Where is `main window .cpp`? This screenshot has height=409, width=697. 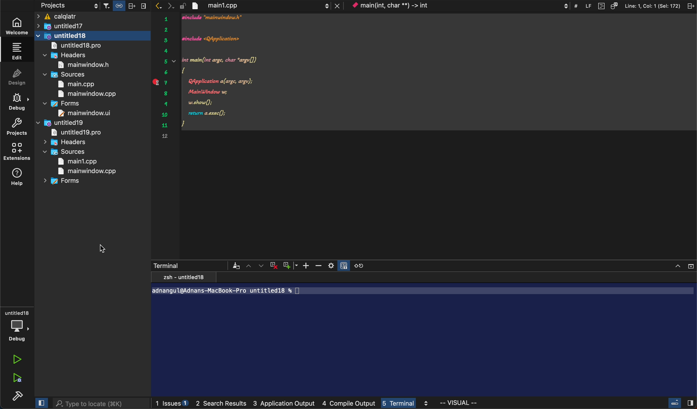 main window .cpp is located at coordinates (87, 172).